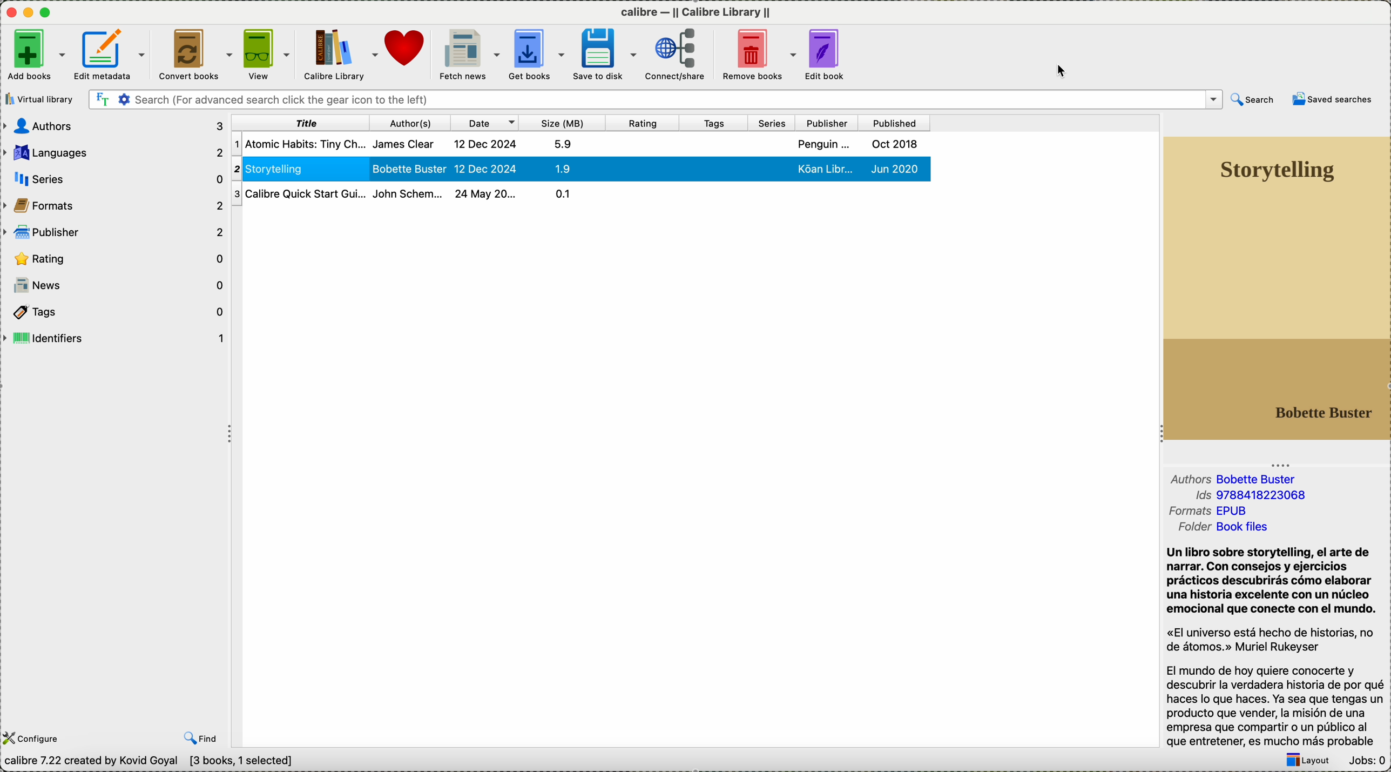 The image size is (1391, 772). I want to click on edit metadata, so click(112, 55).